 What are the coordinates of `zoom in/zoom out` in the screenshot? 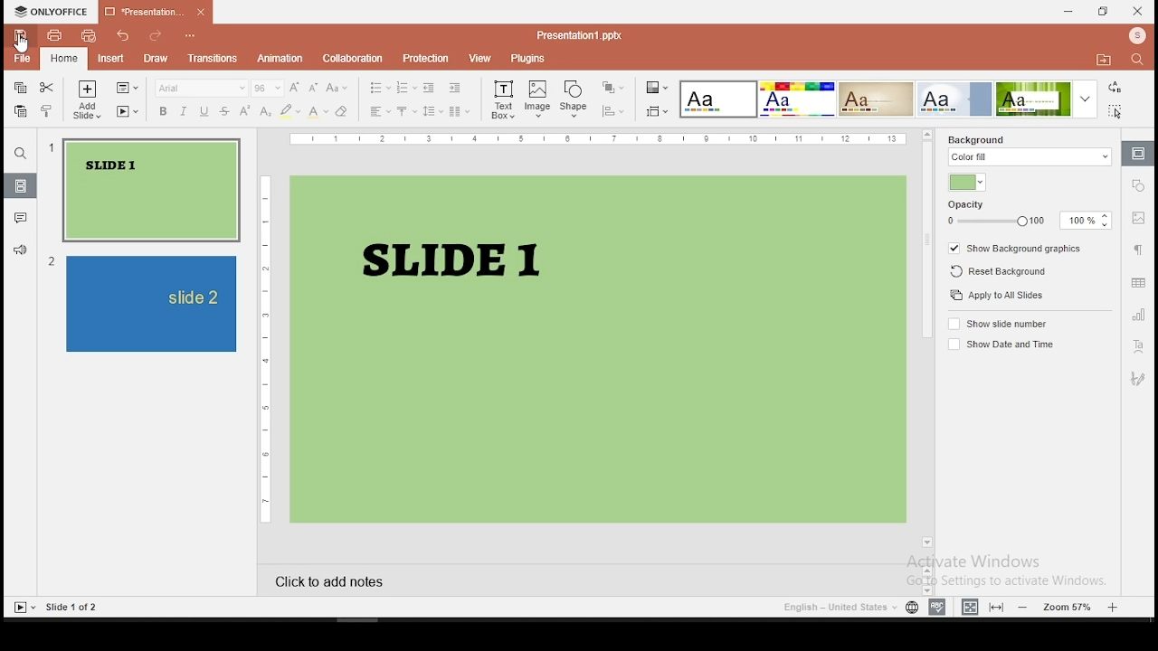 It's located at (1069, 605).